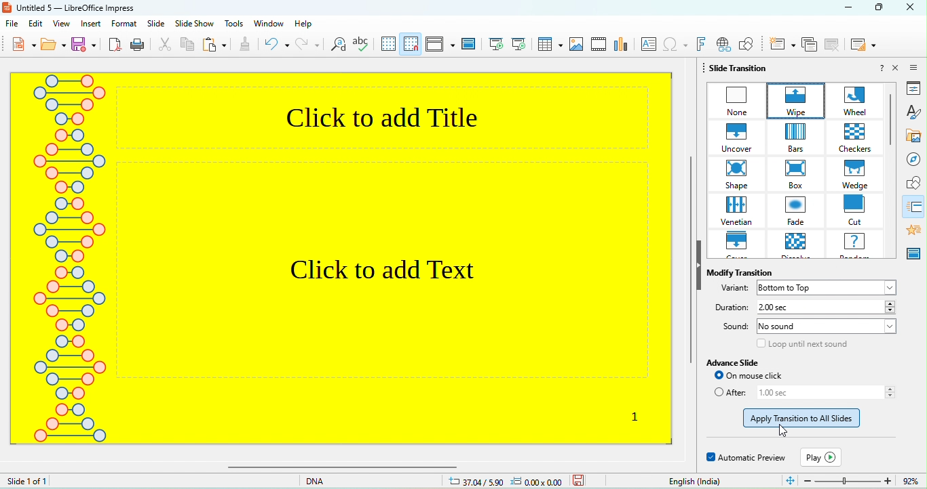  I want to click on annimation, so click(914, 226).